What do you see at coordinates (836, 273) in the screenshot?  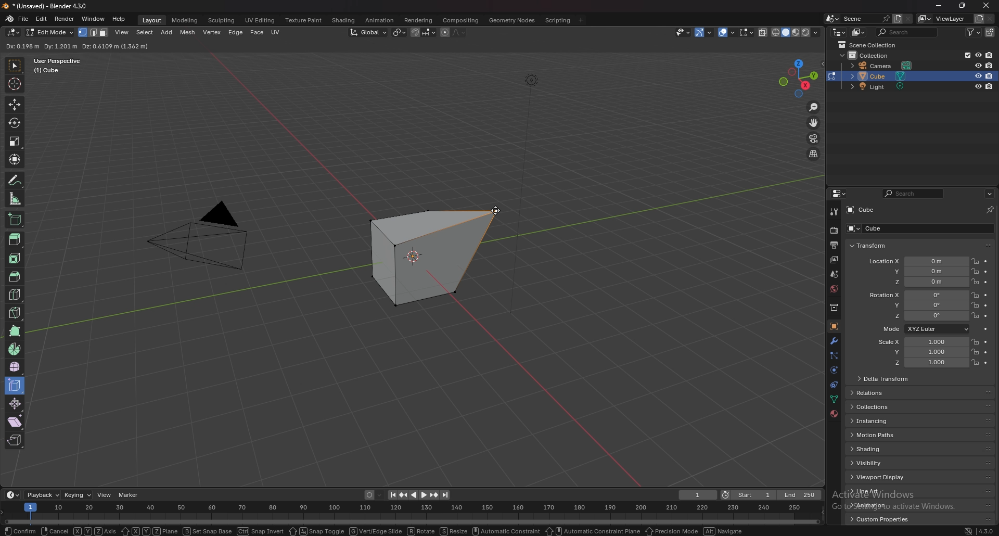 I see `scene` at bounding box center [836, 273].